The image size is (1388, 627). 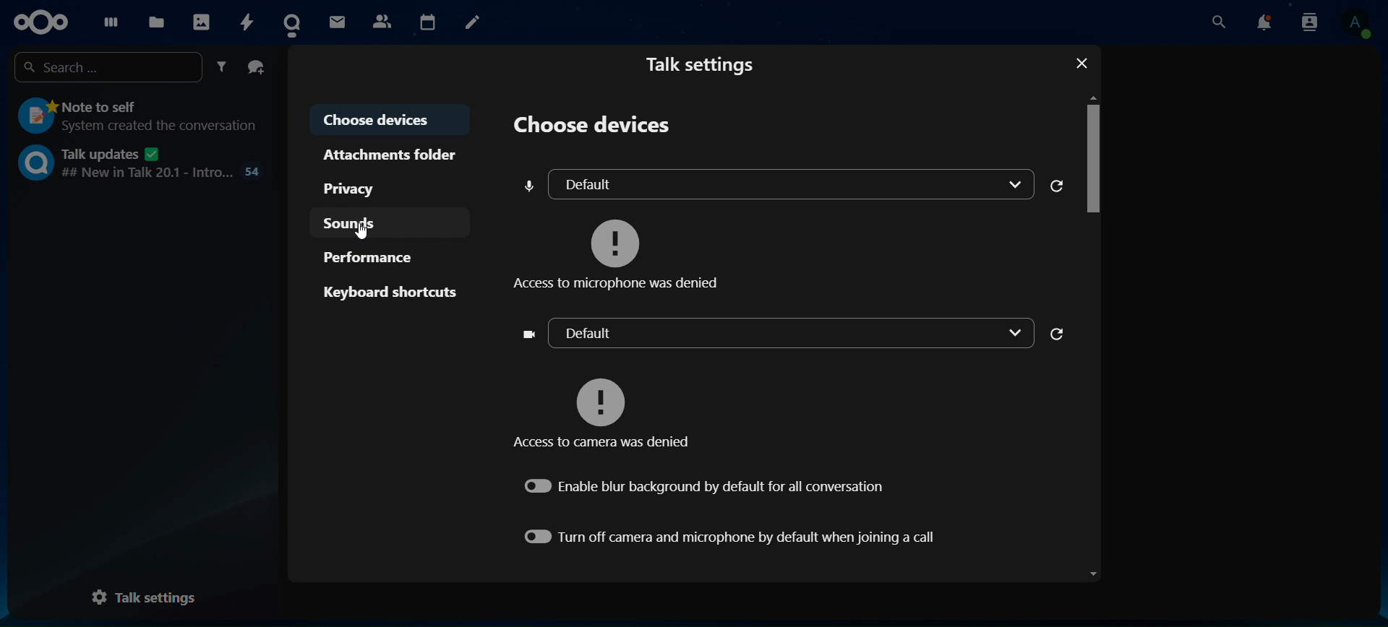 I want to click on Scrollbar, so click(x=1097, y=155).